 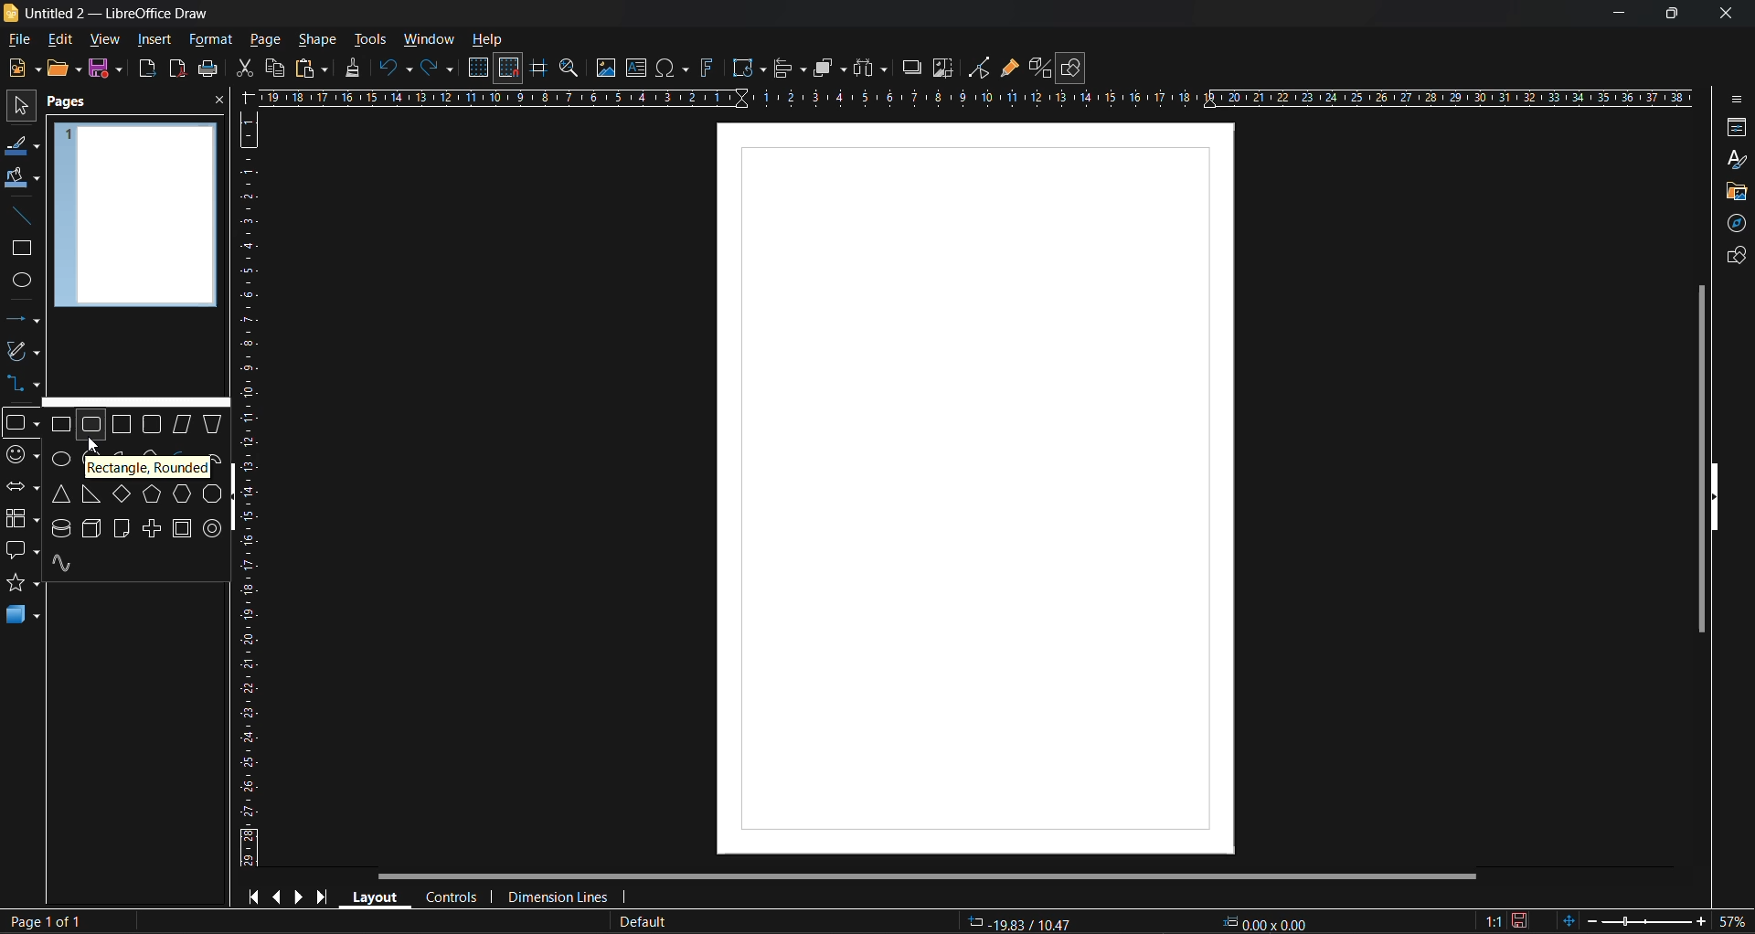 I want to click on undo, so click(x=397, y=69).